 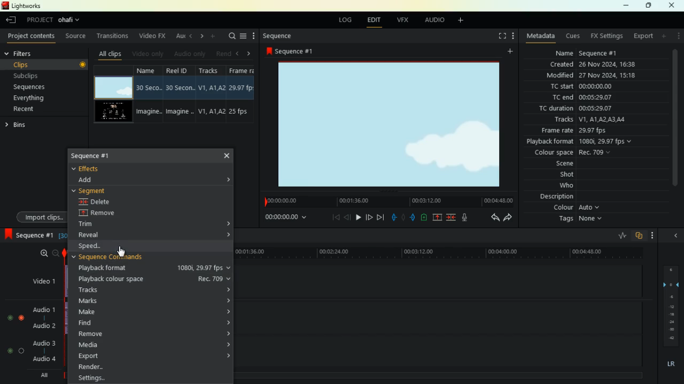 I want to click on audio4, so click(x=46, y=358).